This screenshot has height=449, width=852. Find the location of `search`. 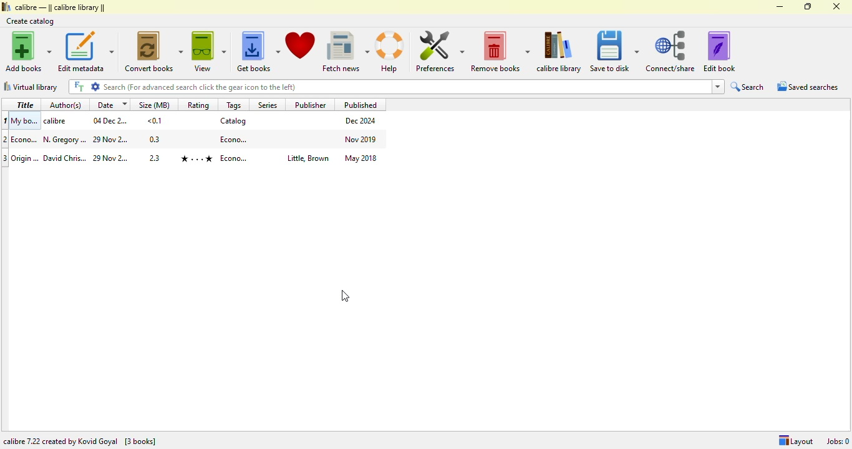

search is located at coordinates (397, 87).